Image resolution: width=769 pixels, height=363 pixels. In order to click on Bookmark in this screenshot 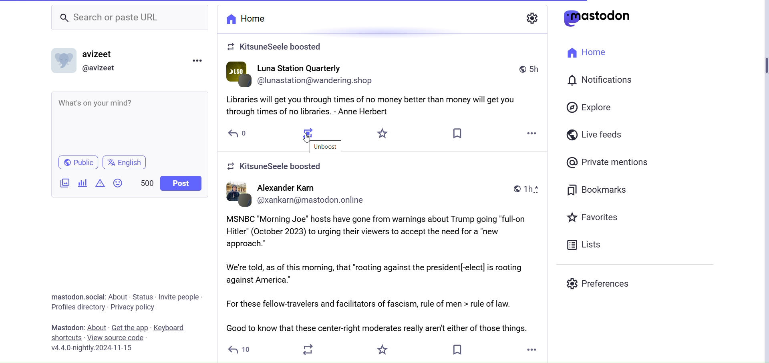, I will do `click(458, 133)`.